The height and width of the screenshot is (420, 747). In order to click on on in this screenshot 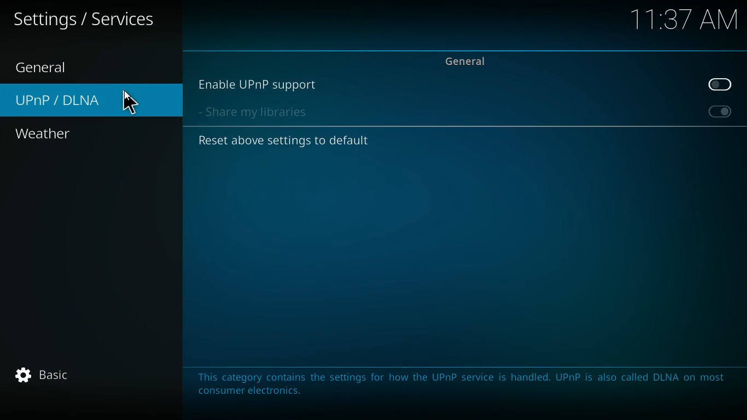, I will do `click(718, 113)`.